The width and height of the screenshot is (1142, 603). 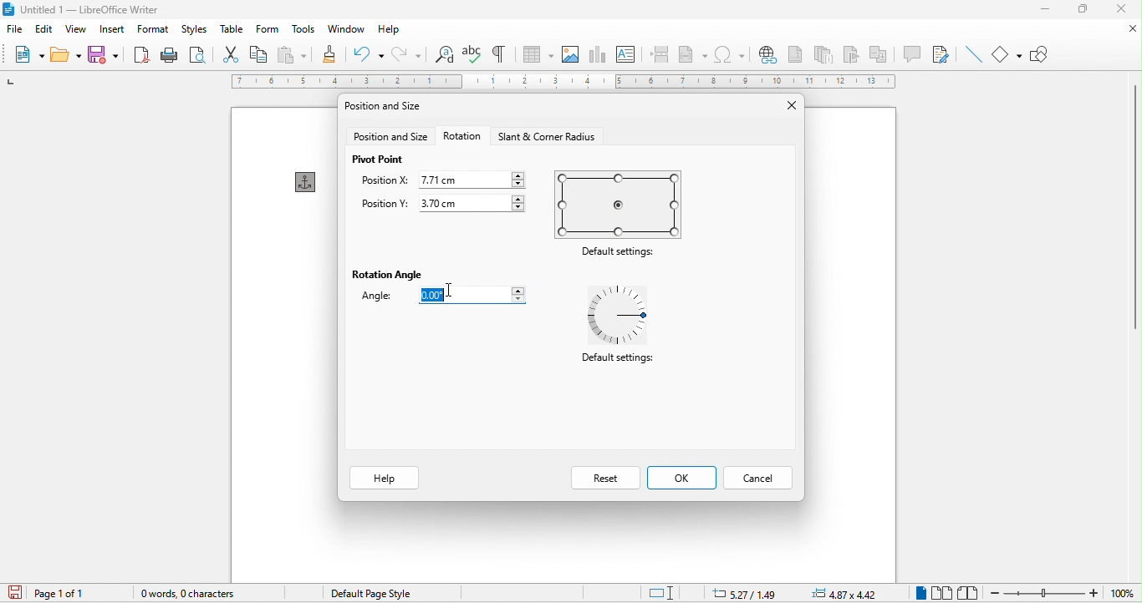 What do you see at coordinates (105, 53) in the screenshot?
I see `save` at bounding box center [105, 53].